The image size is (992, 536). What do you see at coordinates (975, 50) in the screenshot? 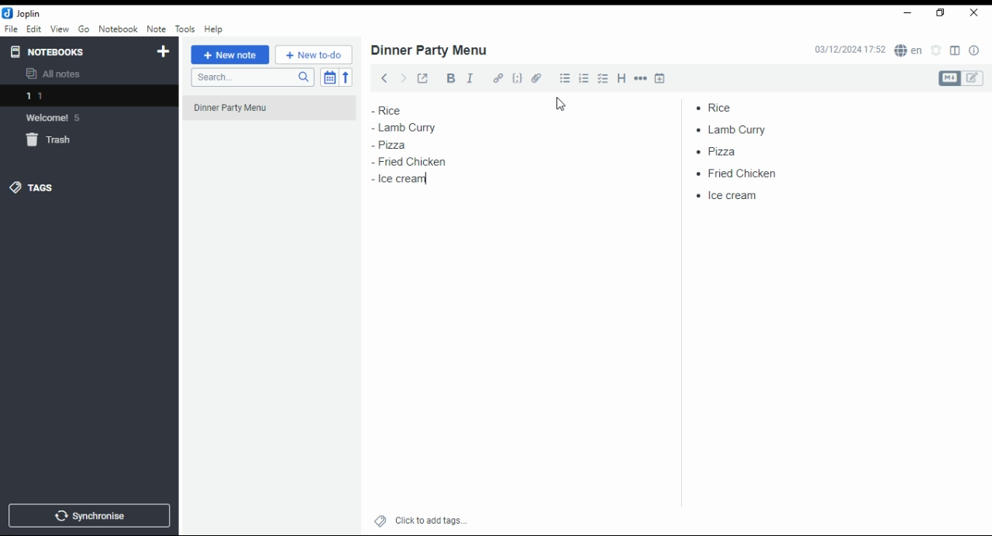
I see `notes properties` at bounding box center [975, 50].